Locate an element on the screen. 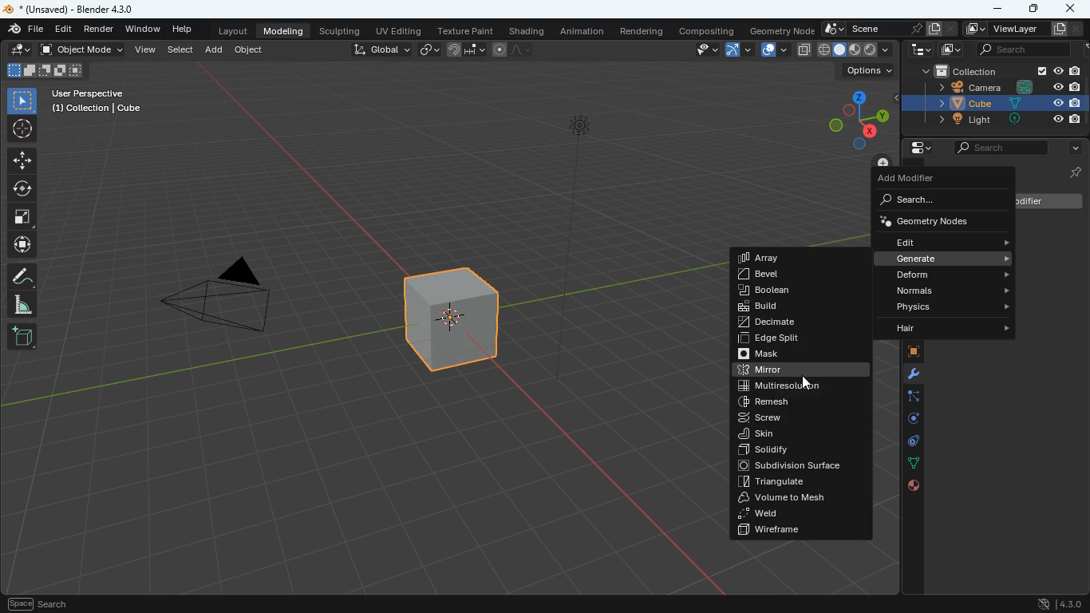 This screenshot has height=613, width=1090. window is located at coordinates (144, 30).